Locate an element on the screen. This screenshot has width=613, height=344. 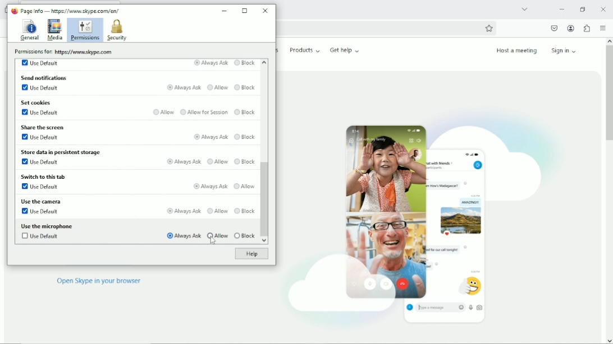
Block is located at coordinates (245, 211).